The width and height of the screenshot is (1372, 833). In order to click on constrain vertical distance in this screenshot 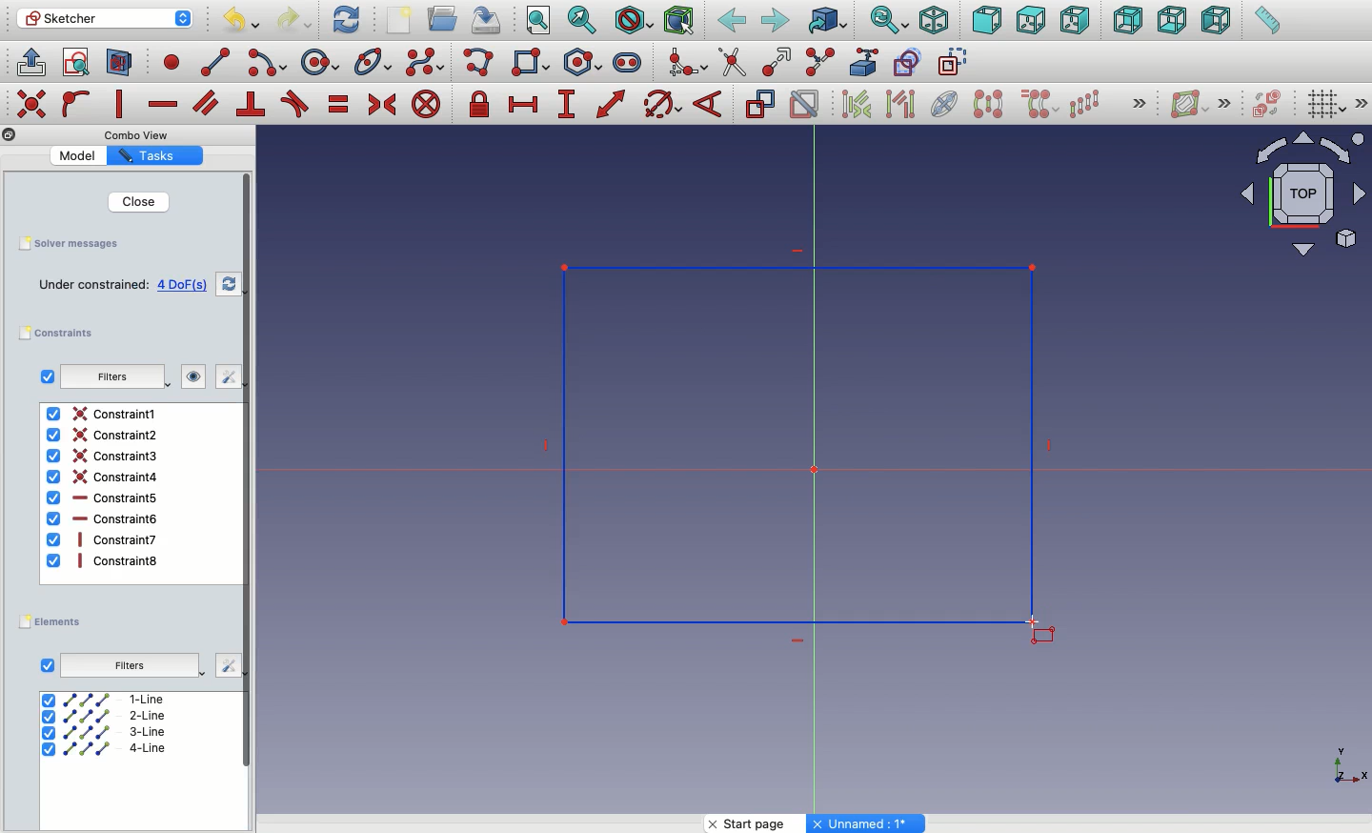, I will do `click(570, 106)`.